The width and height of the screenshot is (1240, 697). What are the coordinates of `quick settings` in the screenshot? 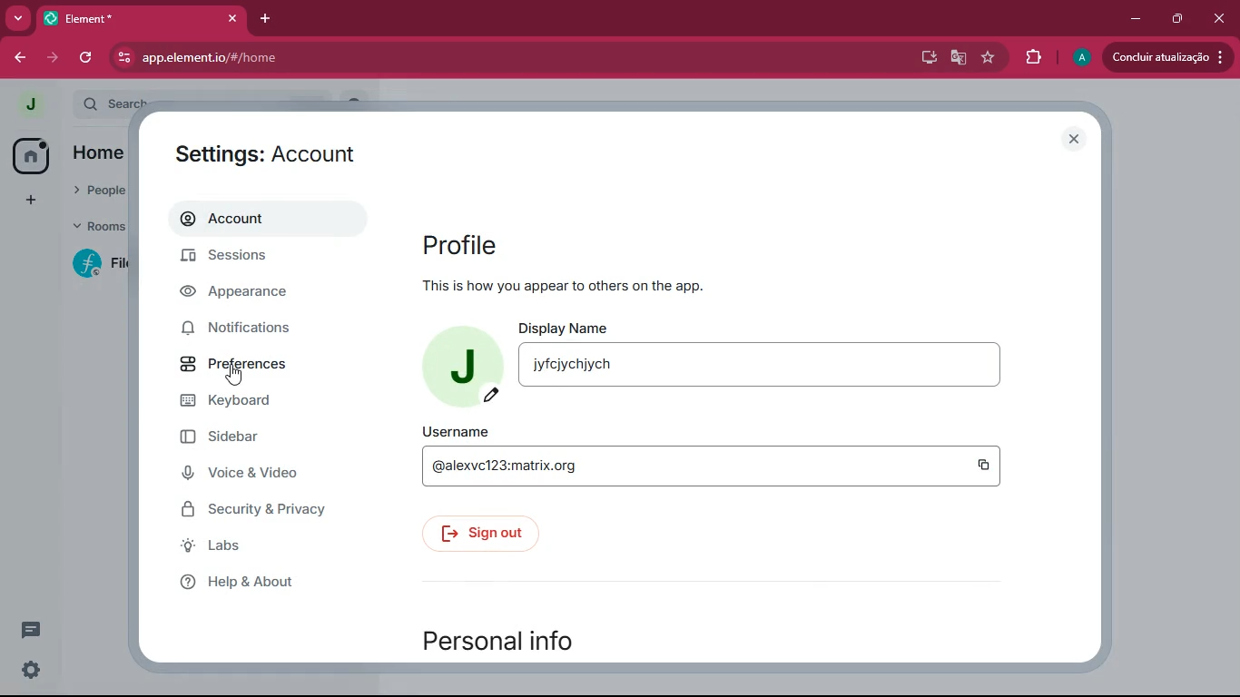 It's located at (29, 667).